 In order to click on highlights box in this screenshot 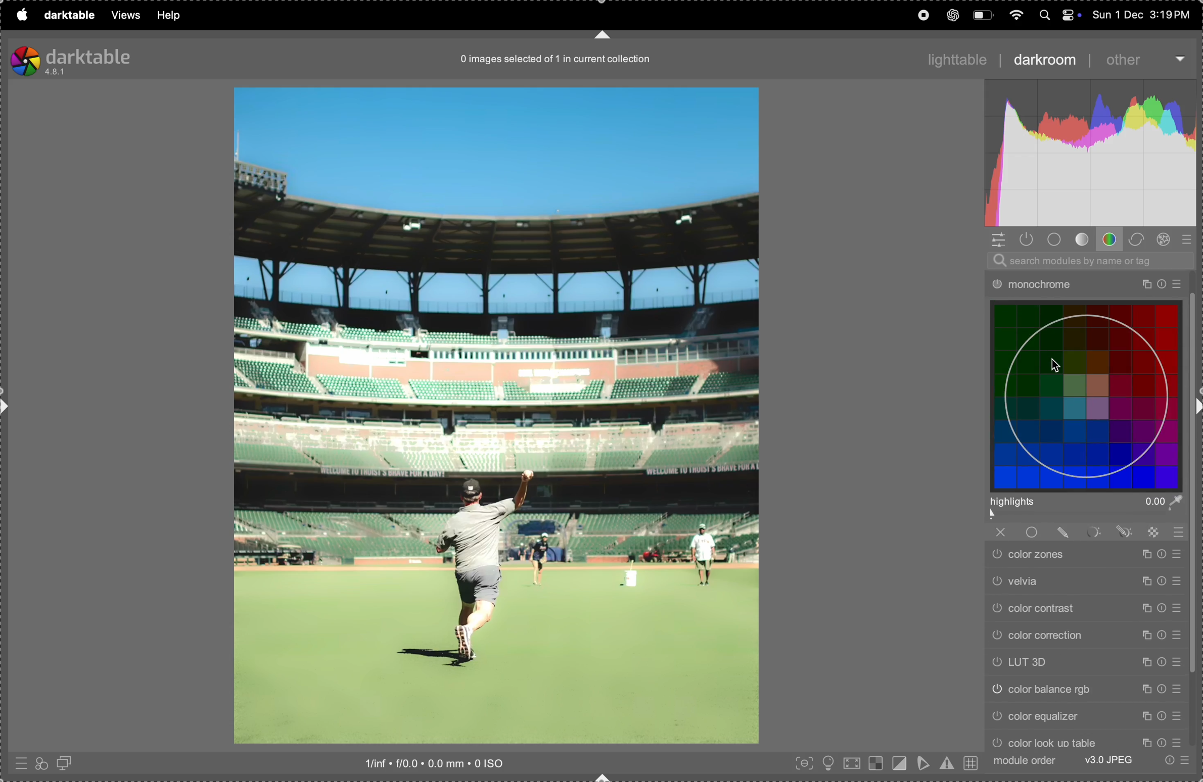, I will do `click(1089, 509)`.